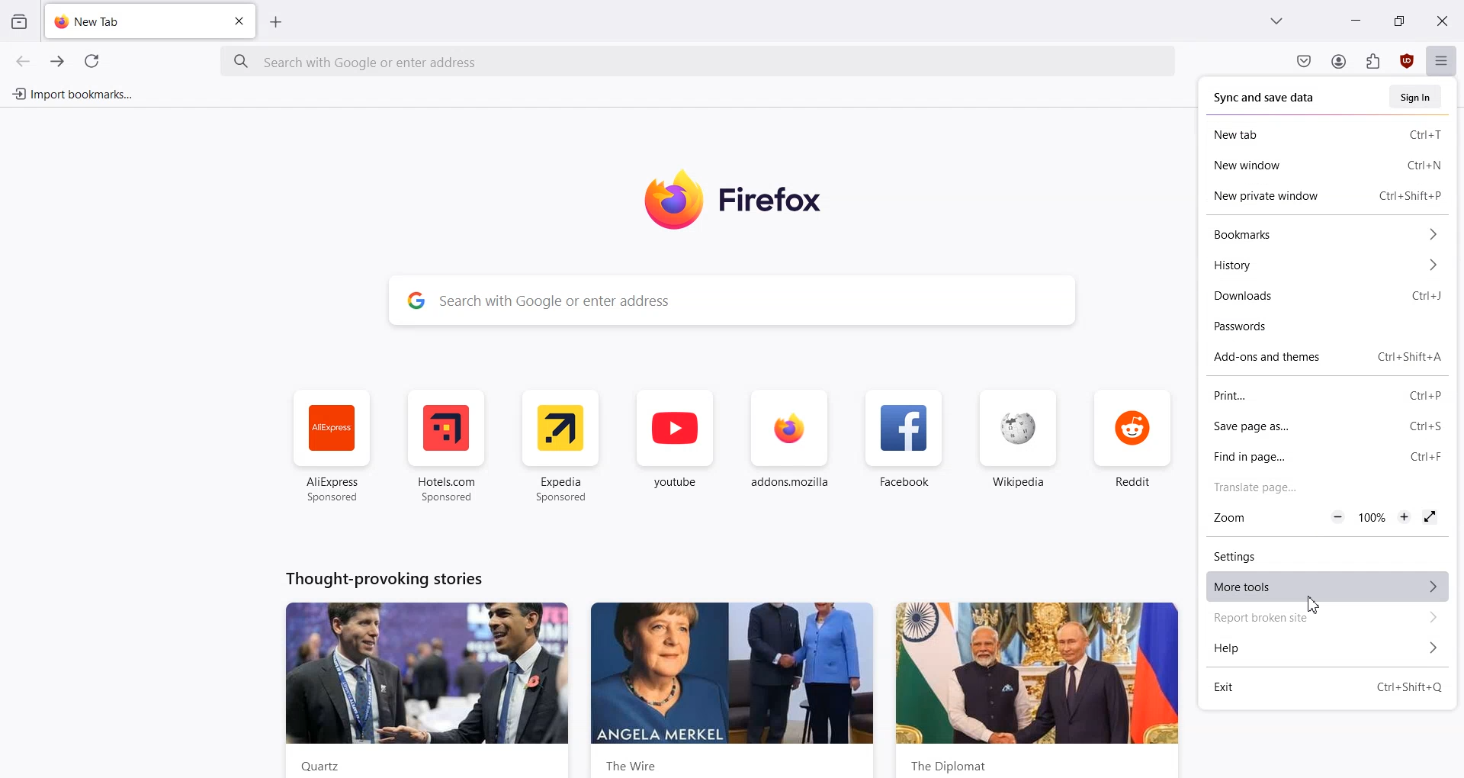 The image size is (1464, 778). I want to click on Add-ons and Themes, so click(1275, 358).